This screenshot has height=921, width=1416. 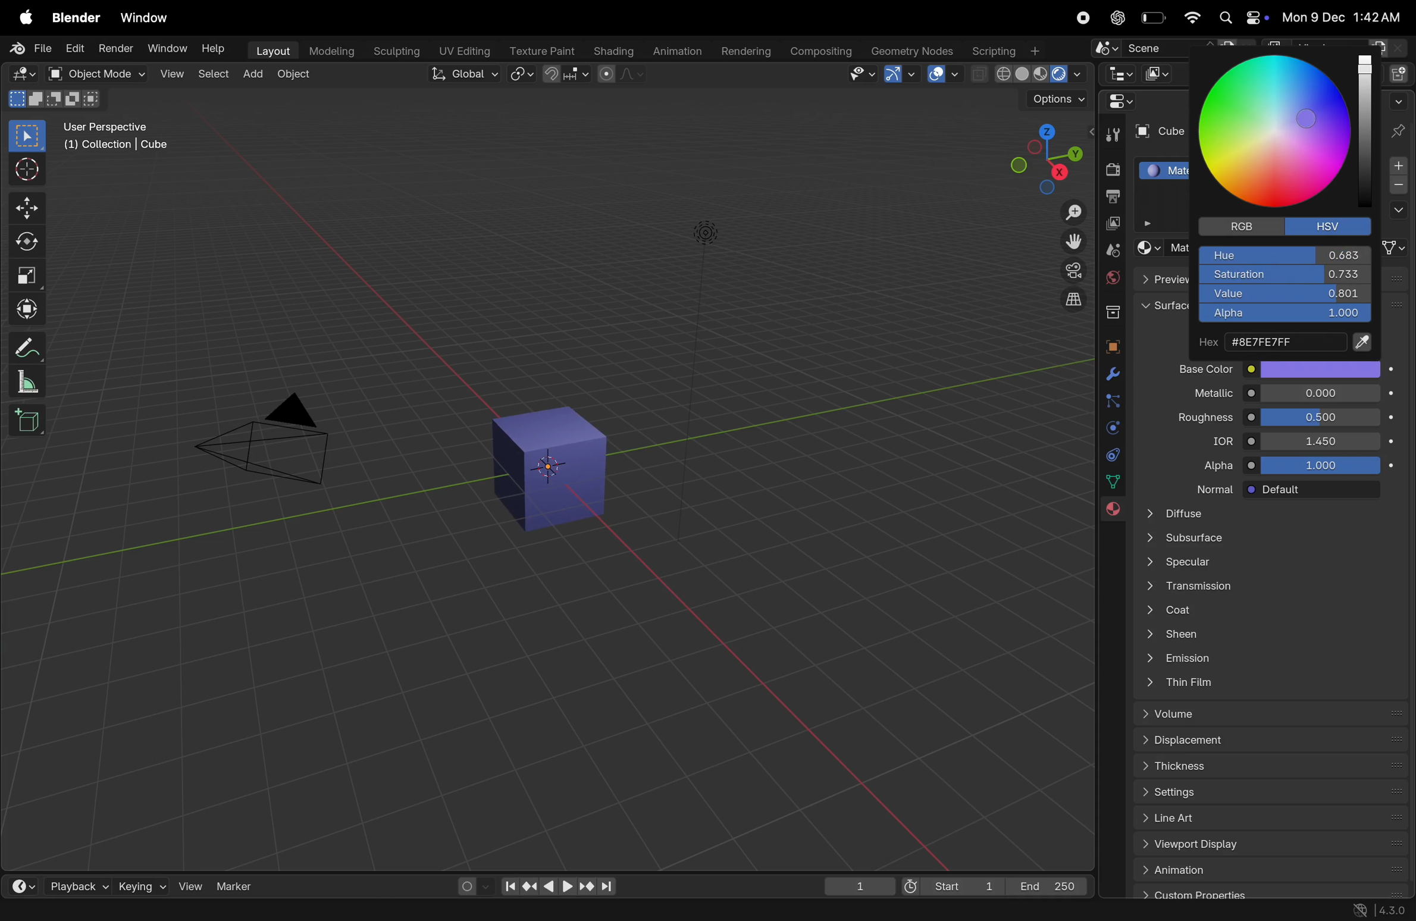 I want to click on window, so click(x=168, y=49).